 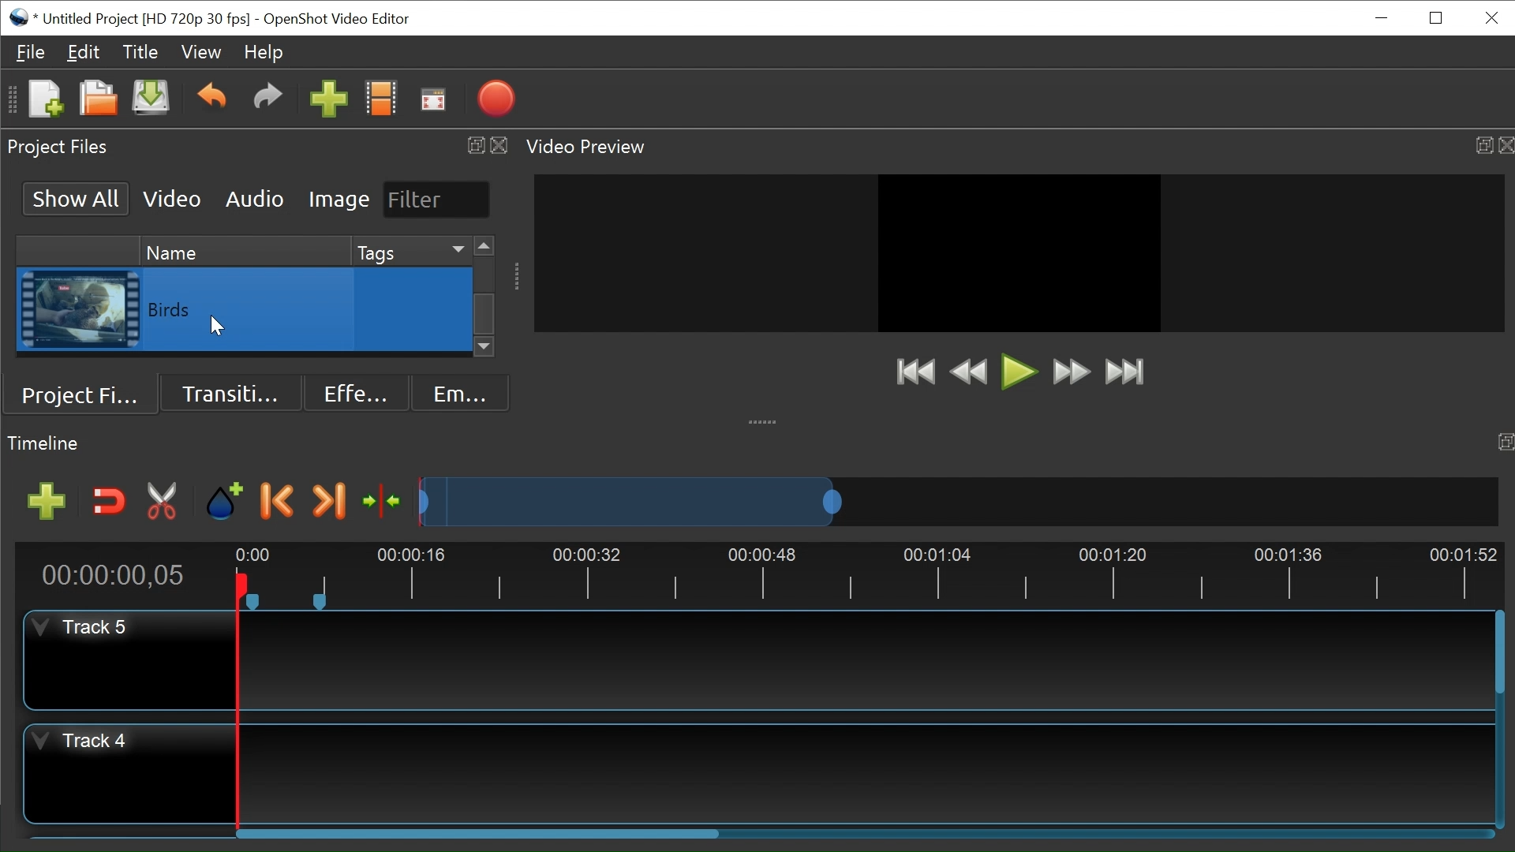 What do you see at coordinates (280, 503) in the screenshot?
I see `Previous marker` at bounding box center [280, 503].